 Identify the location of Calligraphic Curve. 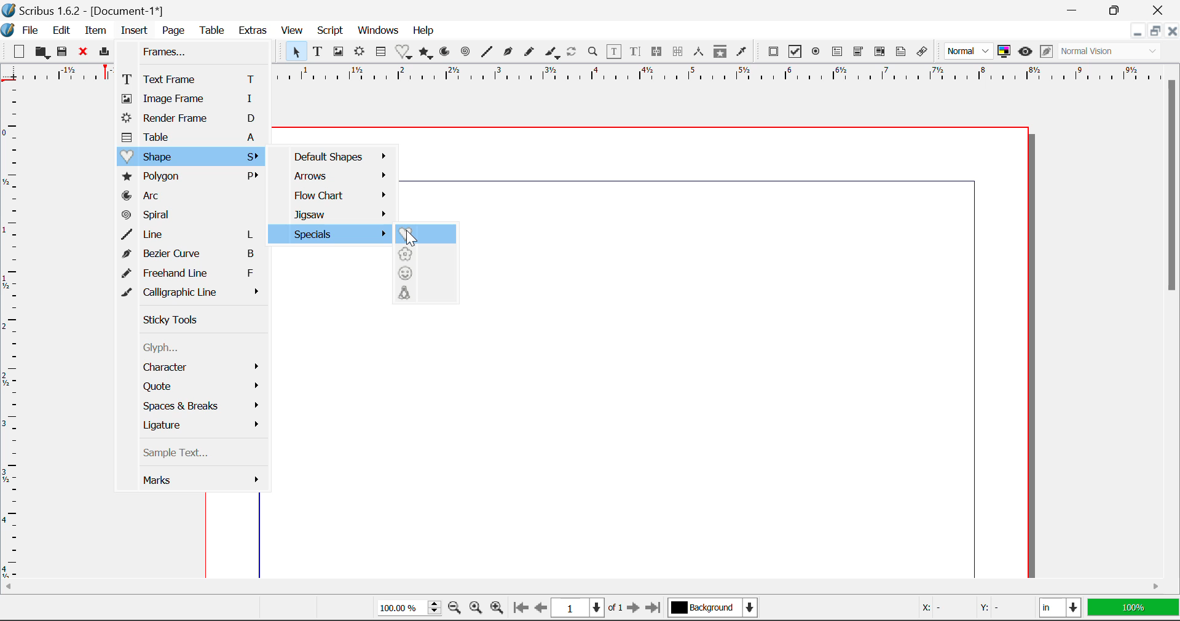
(553, 54).